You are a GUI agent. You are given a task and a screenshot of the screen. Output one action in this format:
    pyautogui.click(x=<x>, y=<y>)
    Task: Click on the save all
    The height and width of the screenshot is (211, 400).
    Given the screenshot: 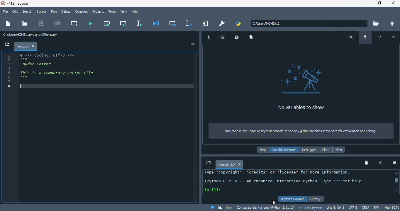 What is the action you would take?
    pyautogui.click(x=58, y=24)
    